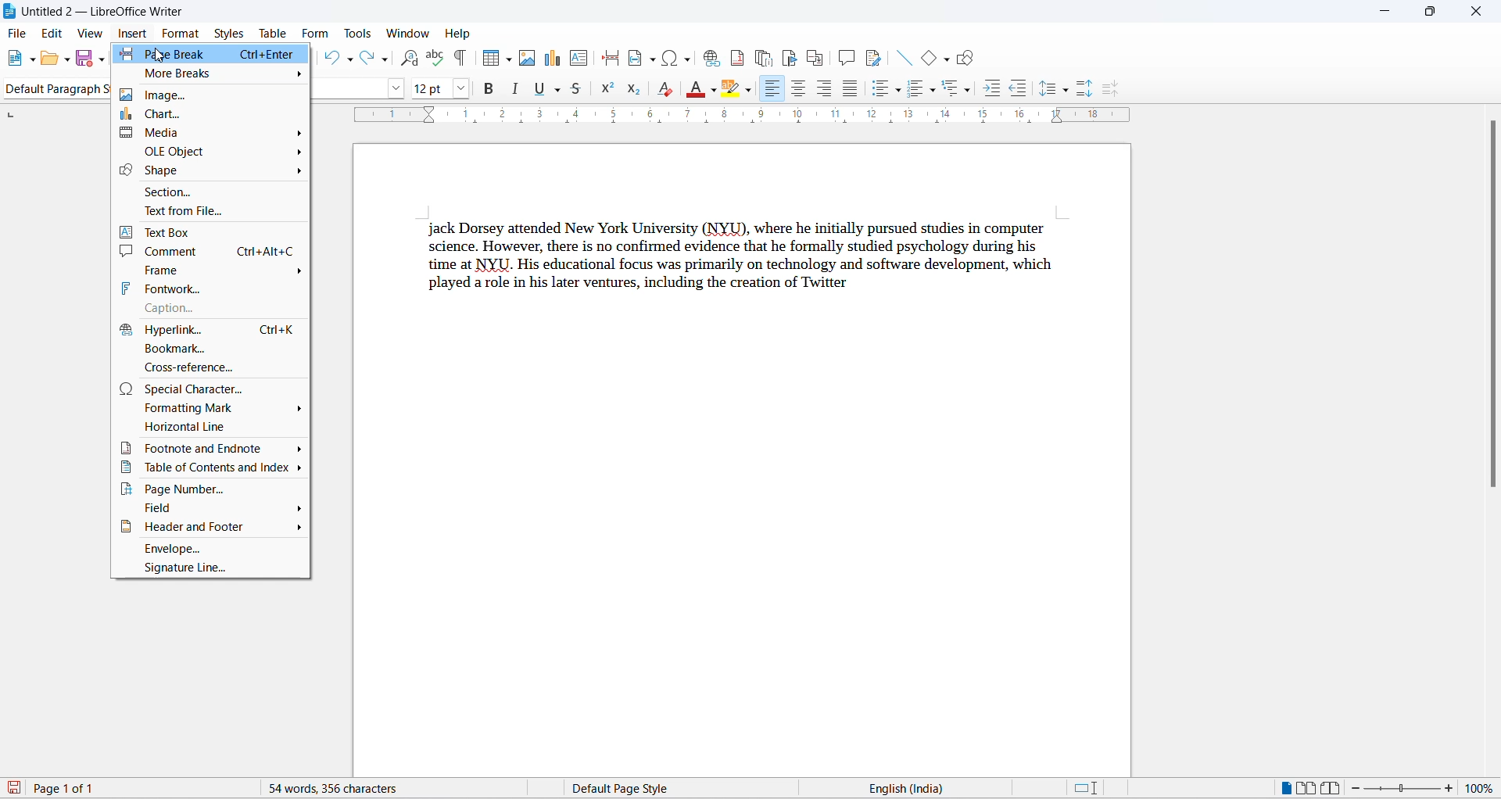  What do you see at coordinates (734, 92) in the screenshot?
I see `character highlighting icon` at bounding box center [734, 92].